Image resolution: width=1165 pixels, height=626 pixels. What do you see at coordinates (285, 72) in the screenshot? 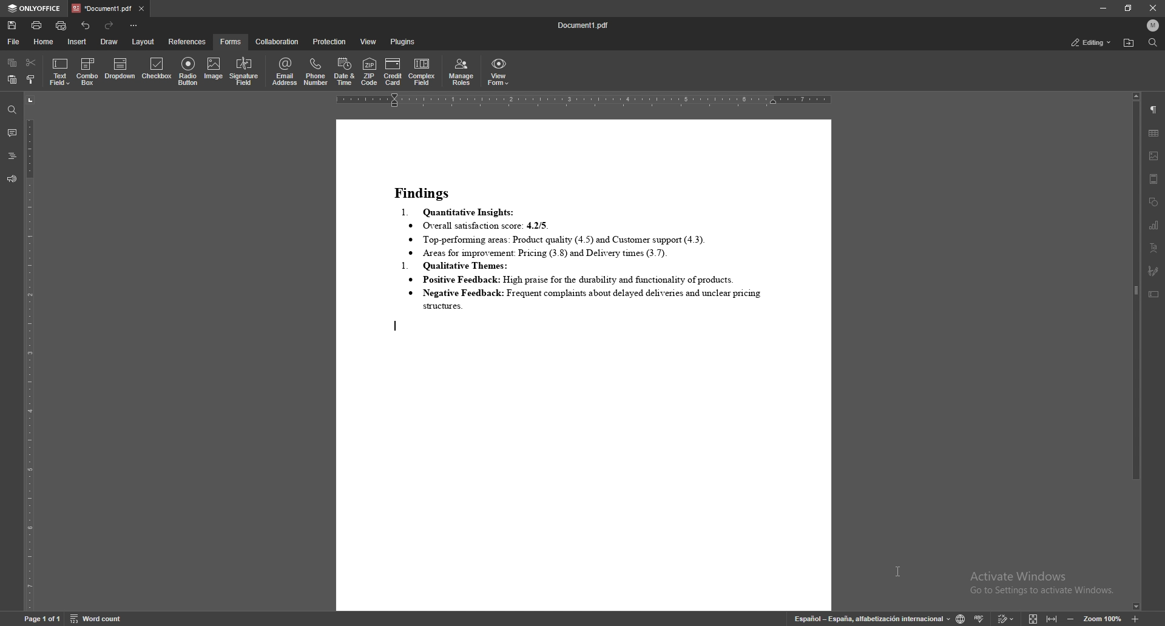
I see `email address` at bounding box center [285, 72].